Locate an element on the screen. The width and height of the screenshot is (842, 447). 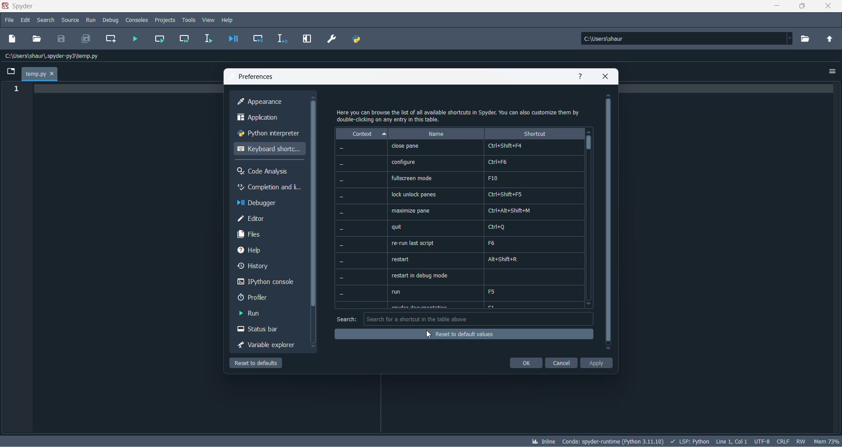
python interpreter is located at coordinates (270, 134).